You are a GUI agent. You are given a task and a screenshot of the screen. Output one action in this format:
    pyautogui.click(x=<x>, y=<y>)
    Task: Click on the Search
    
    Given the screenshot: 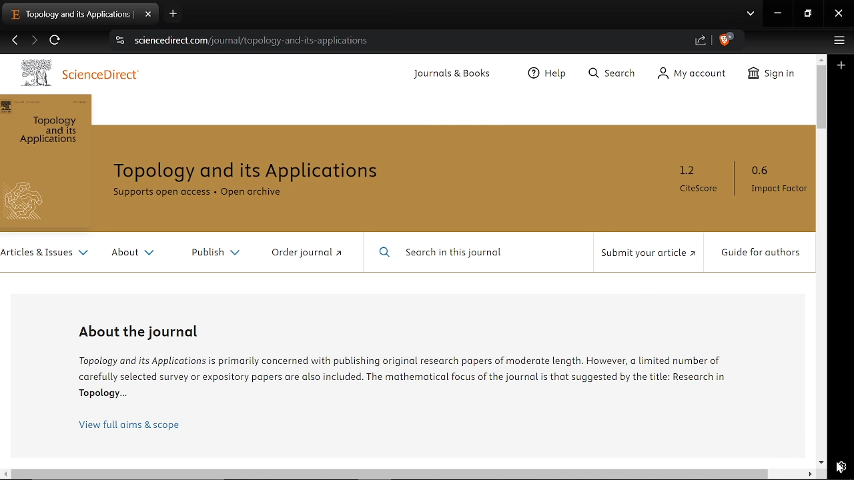 What is the action you would take?
    pyautogui.click(x=612, y=74)
    